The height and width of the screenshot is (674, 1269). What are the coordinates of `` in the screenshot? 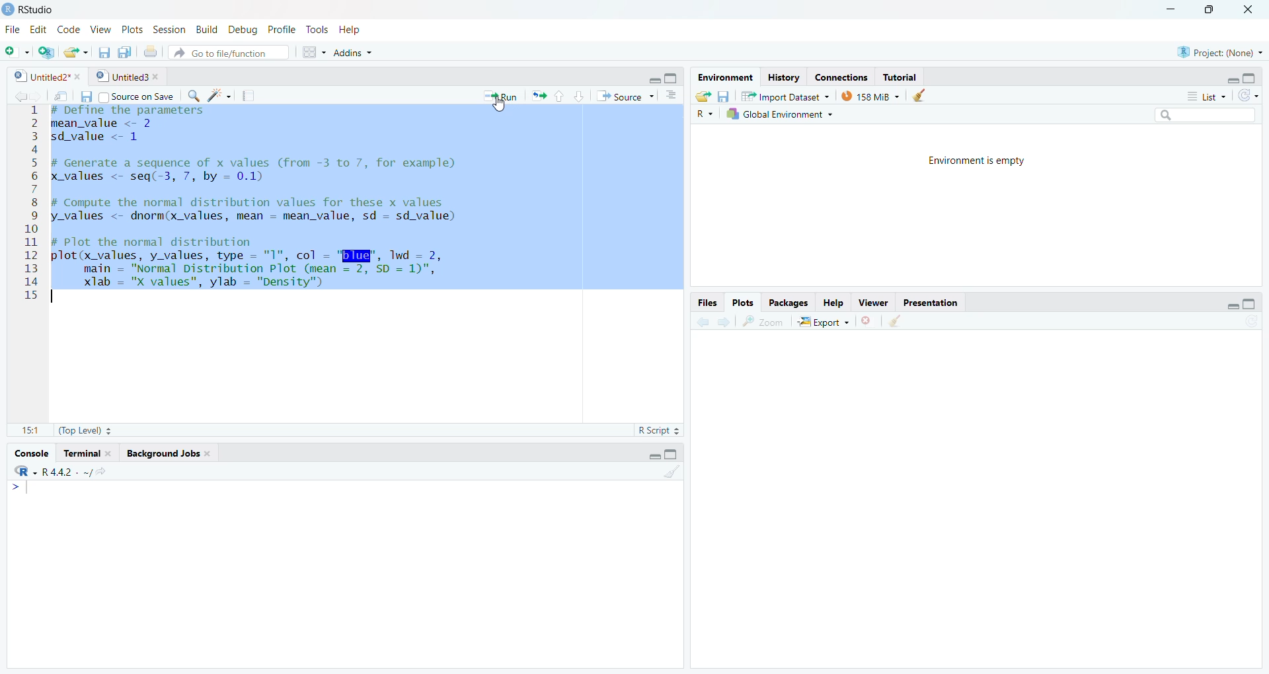 It's located at (724, 96).